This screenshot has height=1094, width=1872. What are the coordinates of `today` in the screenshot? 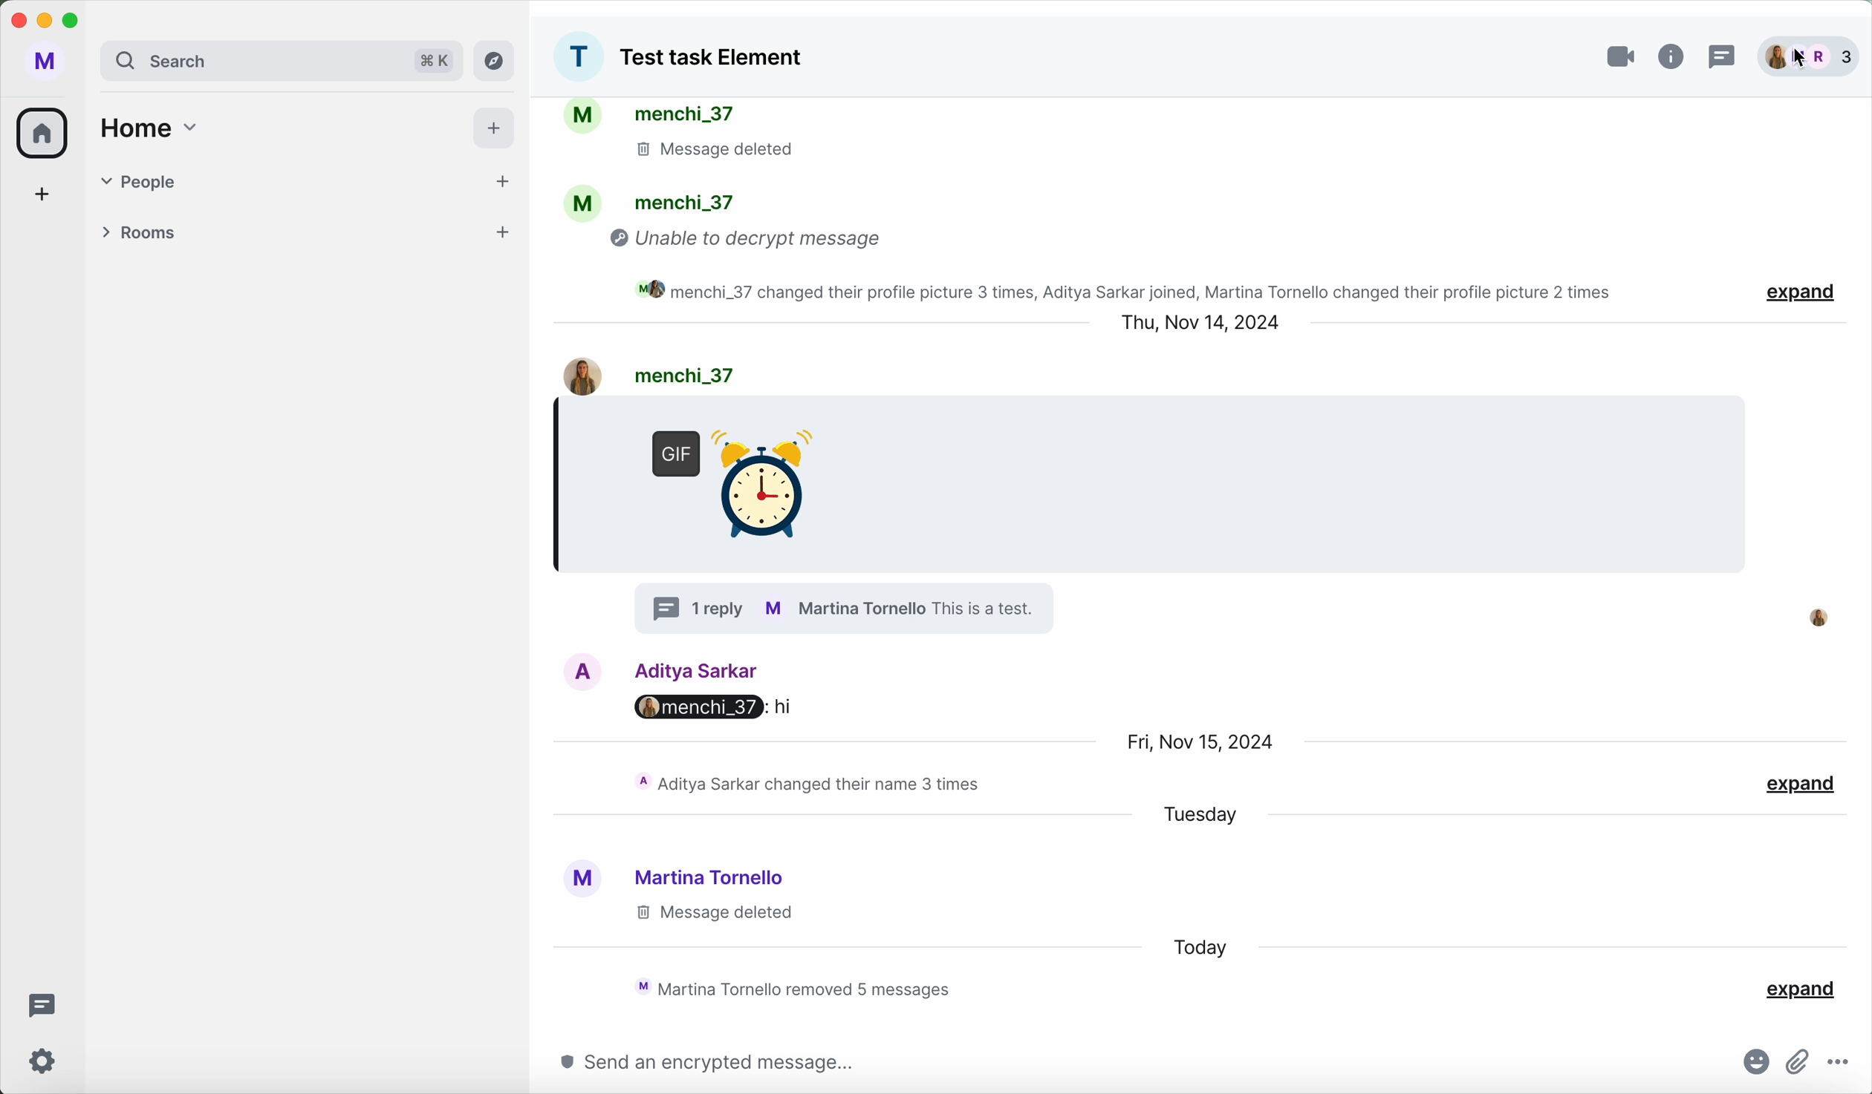 It's located at (1201, 948).